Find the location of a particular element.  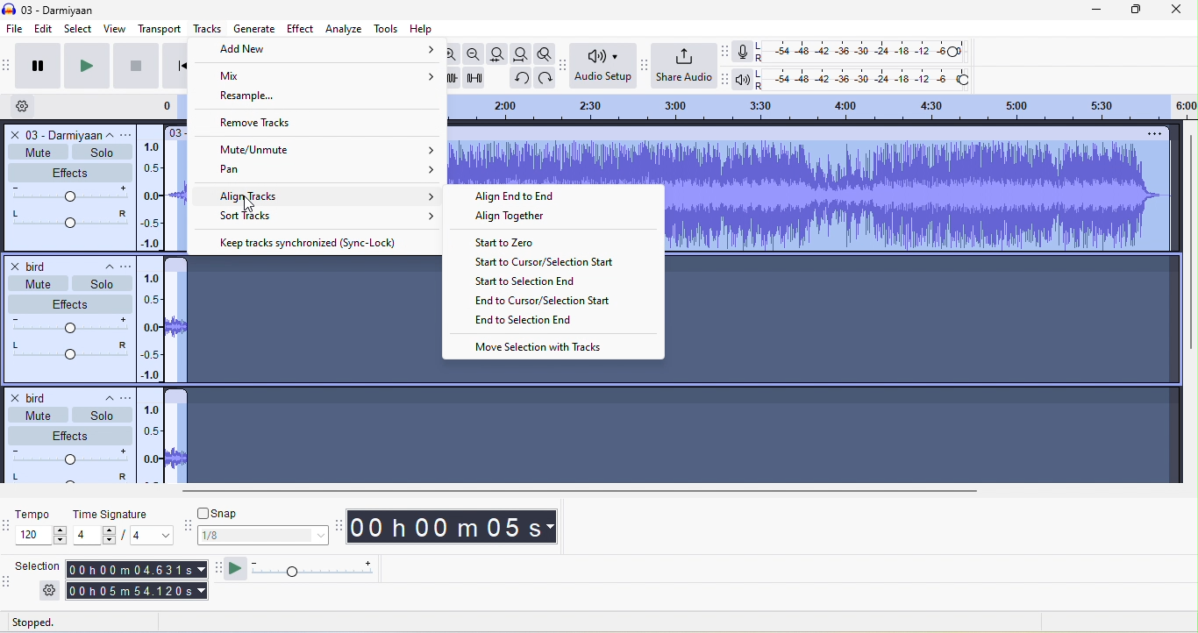

add new is located at coordinates (323, 52).